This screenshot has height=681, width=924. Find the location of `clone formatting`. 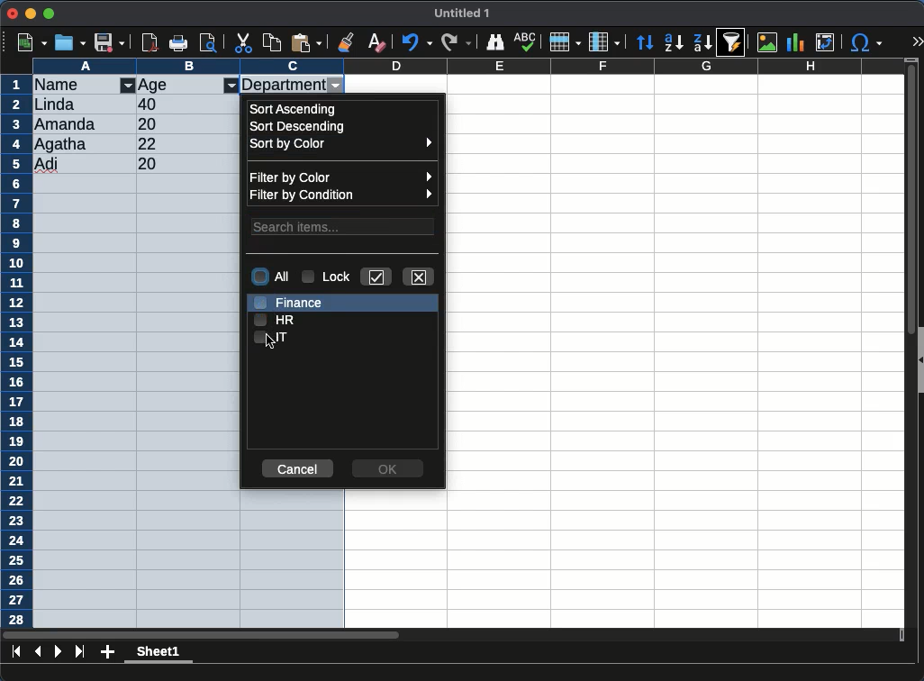

clone formatting is located at coordinates (348, 41).